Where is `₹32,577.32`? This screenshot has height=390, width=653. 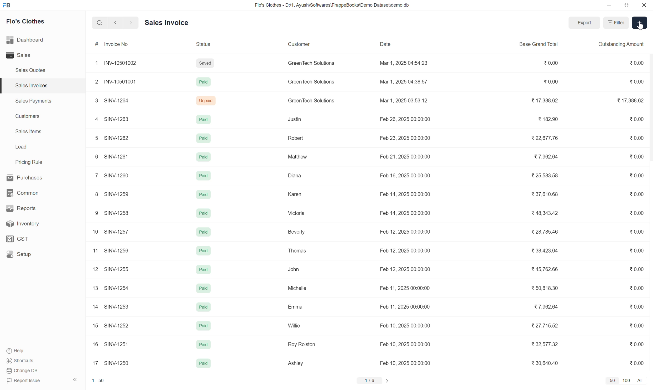 ₹32,577.32 is located at coordinates (543, 346).